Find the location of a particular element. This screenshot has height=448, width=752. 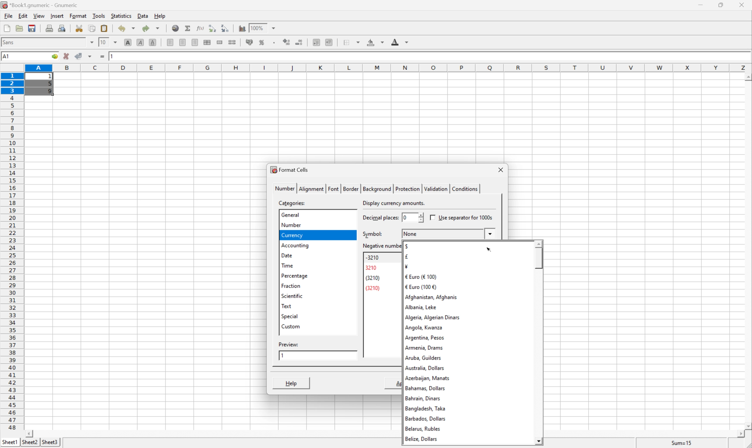

open a file is located at coordinates (18, 27).